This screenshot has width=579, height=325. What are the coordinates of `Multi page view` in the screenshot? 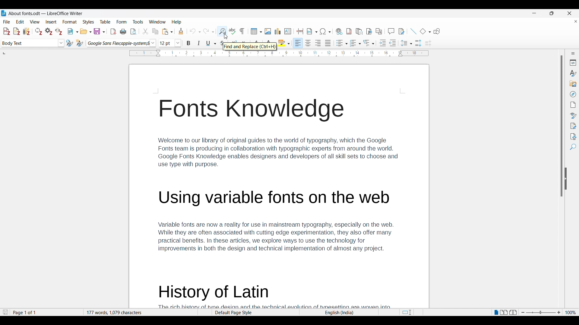 It's located at (504, 312).